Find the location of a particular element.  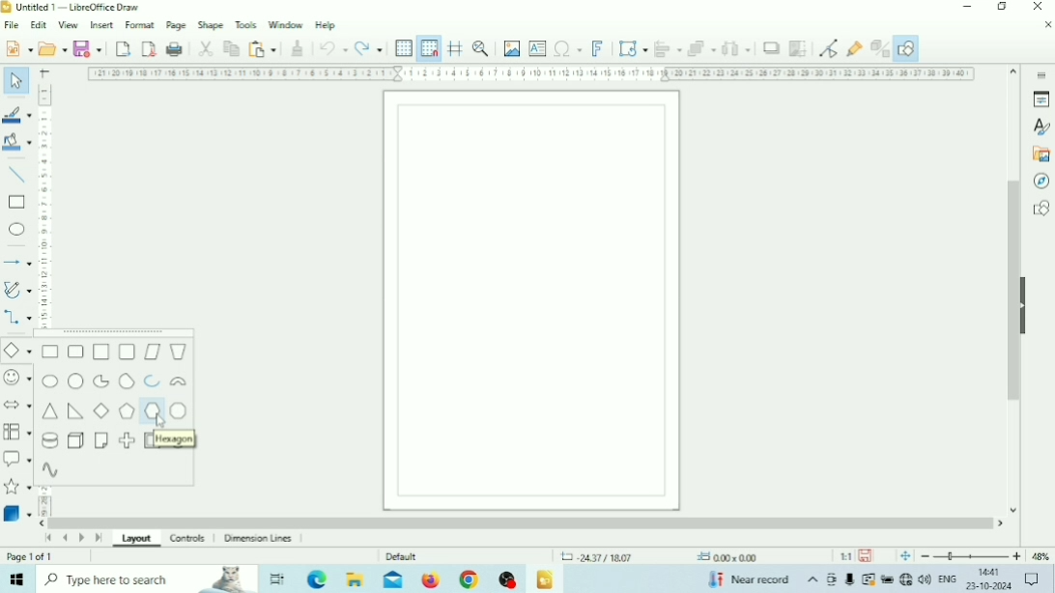

Ellipse is located at coordinates (16, 229).